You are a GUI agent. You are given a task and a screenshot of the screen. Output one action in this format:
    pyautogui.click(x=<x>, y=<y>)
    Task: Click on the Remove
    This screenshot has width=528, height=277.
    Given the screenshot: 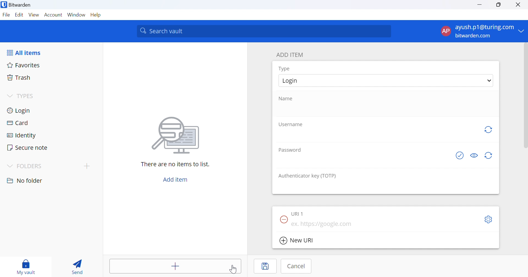 What is the action you would take?
    pyautogui.click(x=283, y=219)
    